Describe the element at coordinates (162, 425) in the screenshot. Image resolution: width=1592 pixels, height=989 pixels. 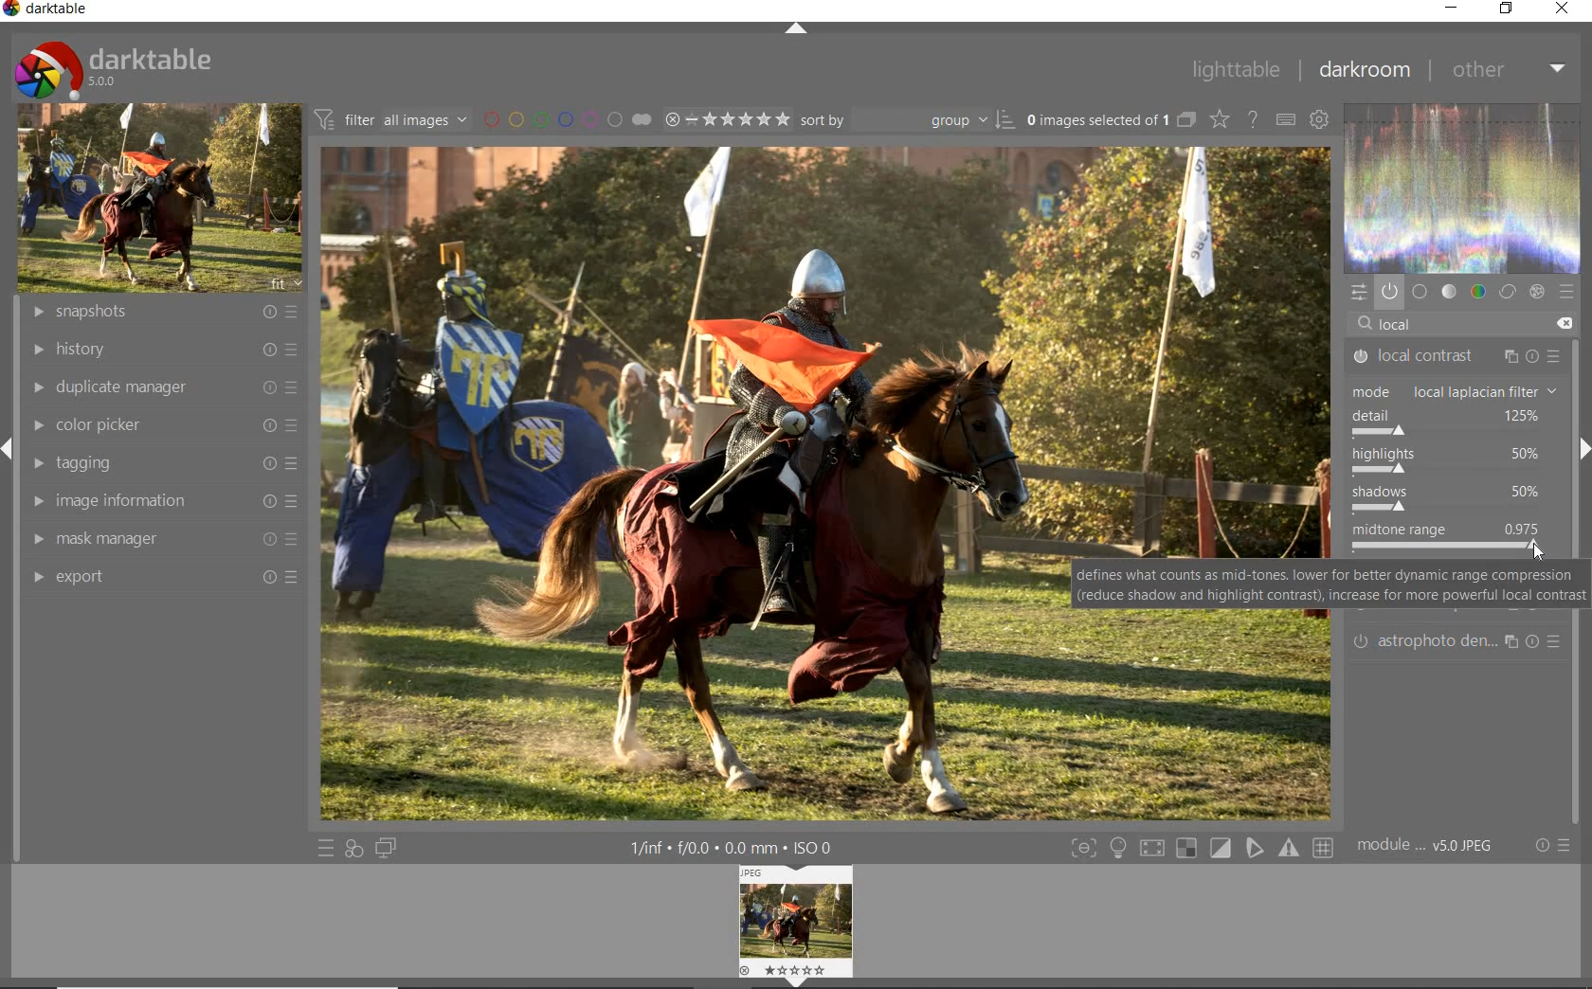
I see `color picker` at that location.